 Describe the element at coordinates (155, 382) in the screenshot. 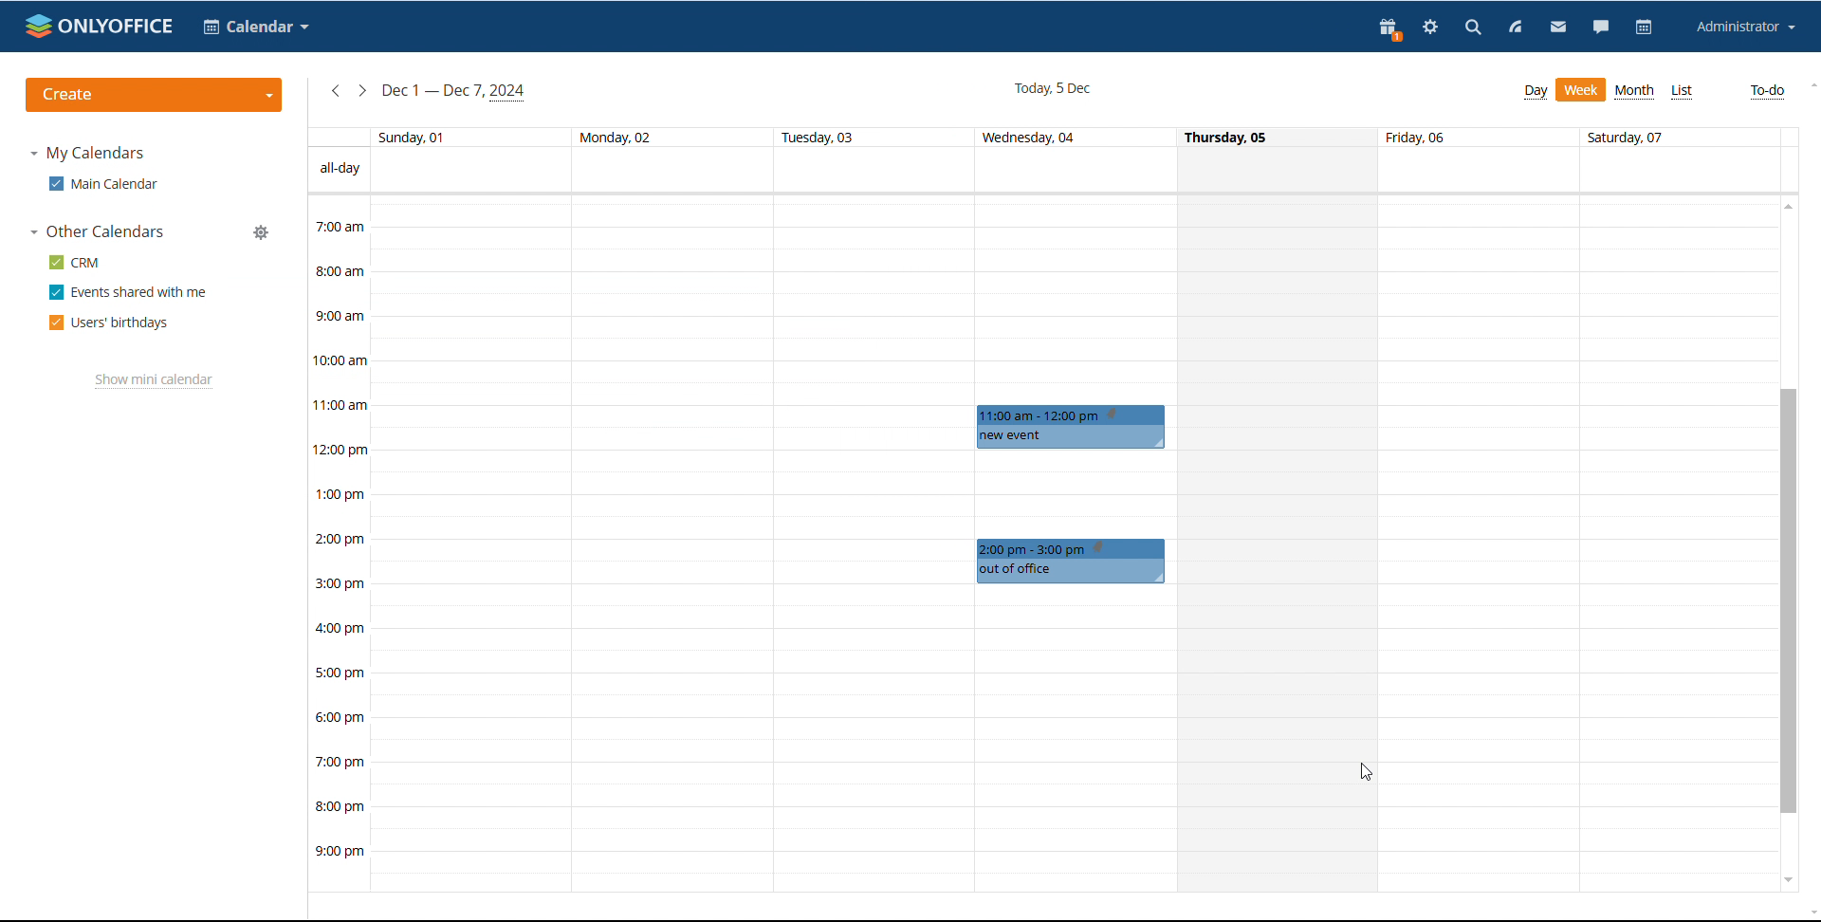

I see `show mini calendar` at that location.